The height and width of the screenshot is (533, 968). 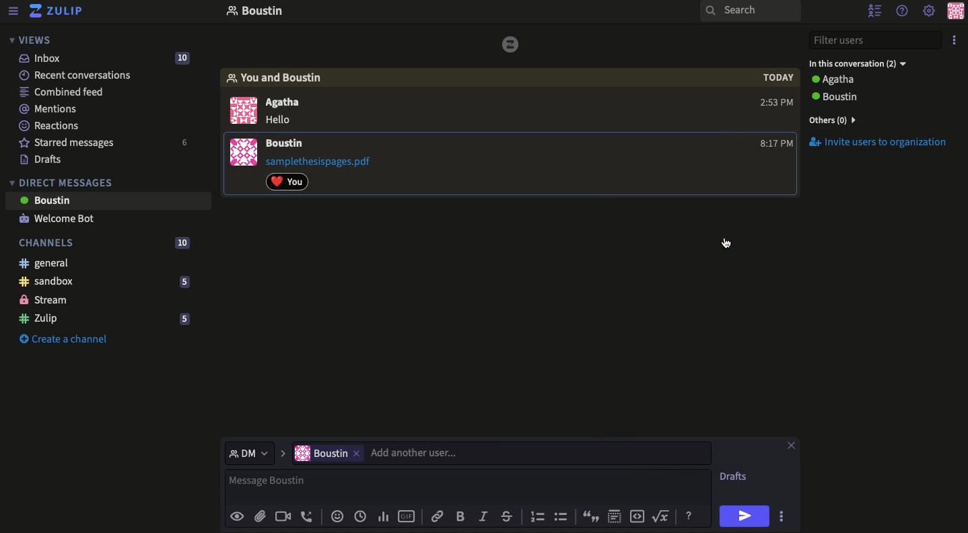 I want to click on boustin, so click(x=320, y=453).